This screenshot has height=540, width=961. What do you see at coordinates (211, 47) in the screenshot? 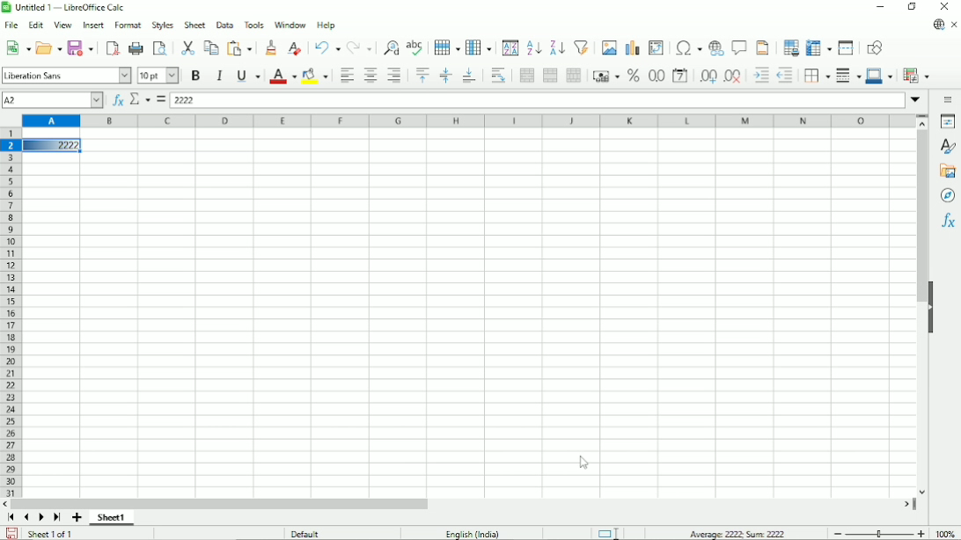
I see `Copy` at bounding box center [211, 47].